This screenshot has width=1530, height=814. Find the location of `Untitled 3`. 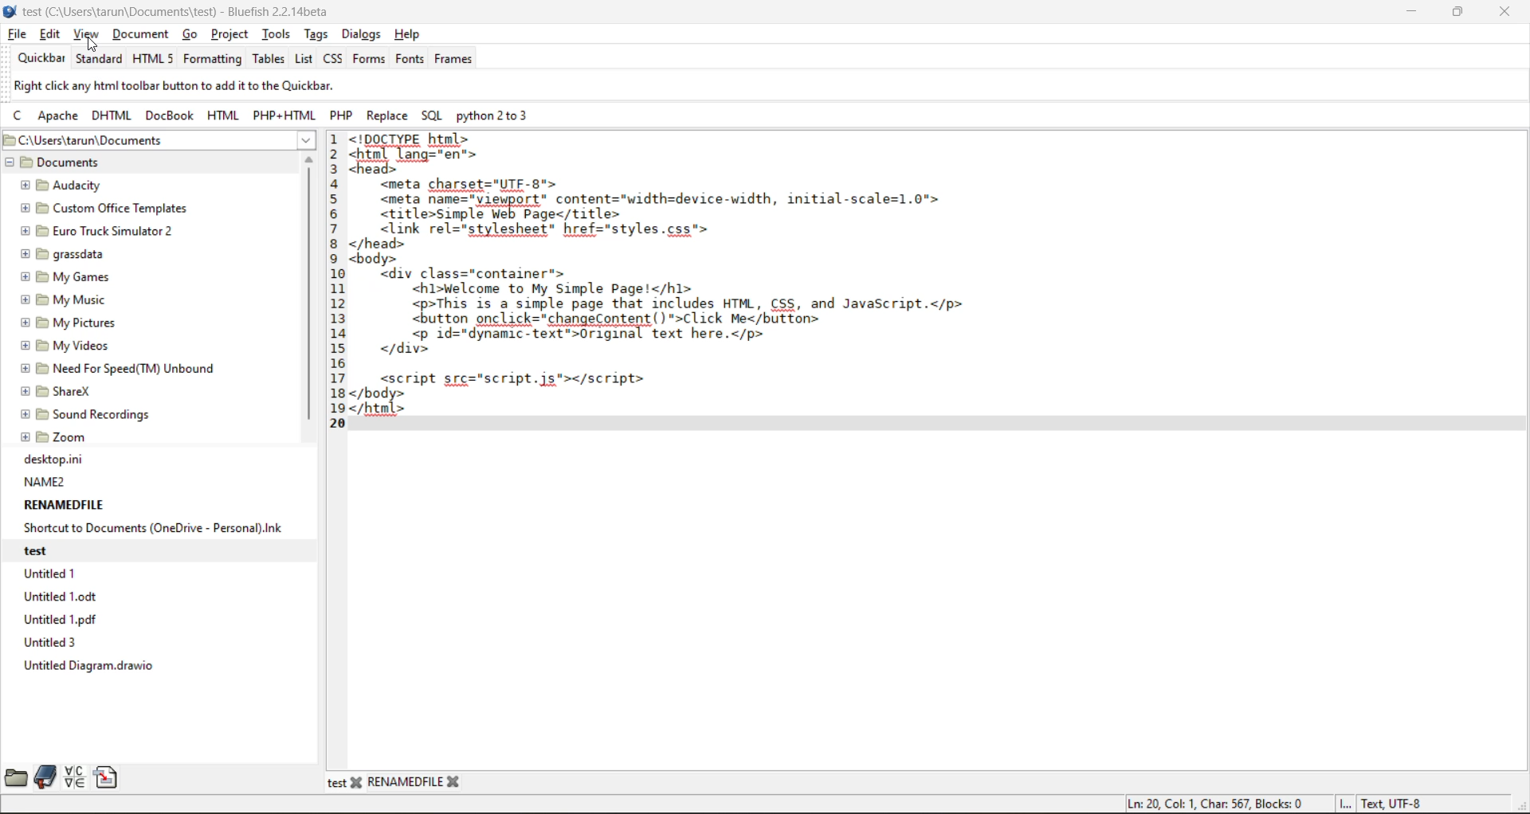

Untitled 3 is located at coordinates (53, 643).